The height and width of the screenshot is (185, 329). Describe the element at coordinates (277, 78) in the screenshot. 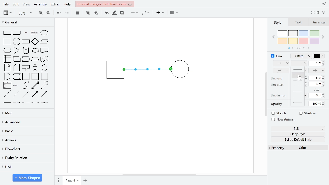

I see `line end` at that location.